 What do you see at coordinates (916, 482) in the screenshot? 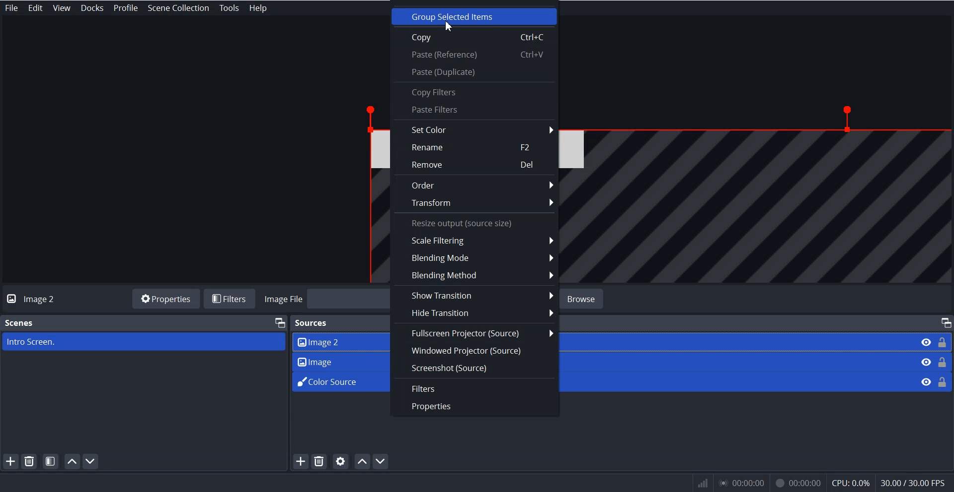
I see `30.007 30.00 EPs` at bounding box center [916, 482].